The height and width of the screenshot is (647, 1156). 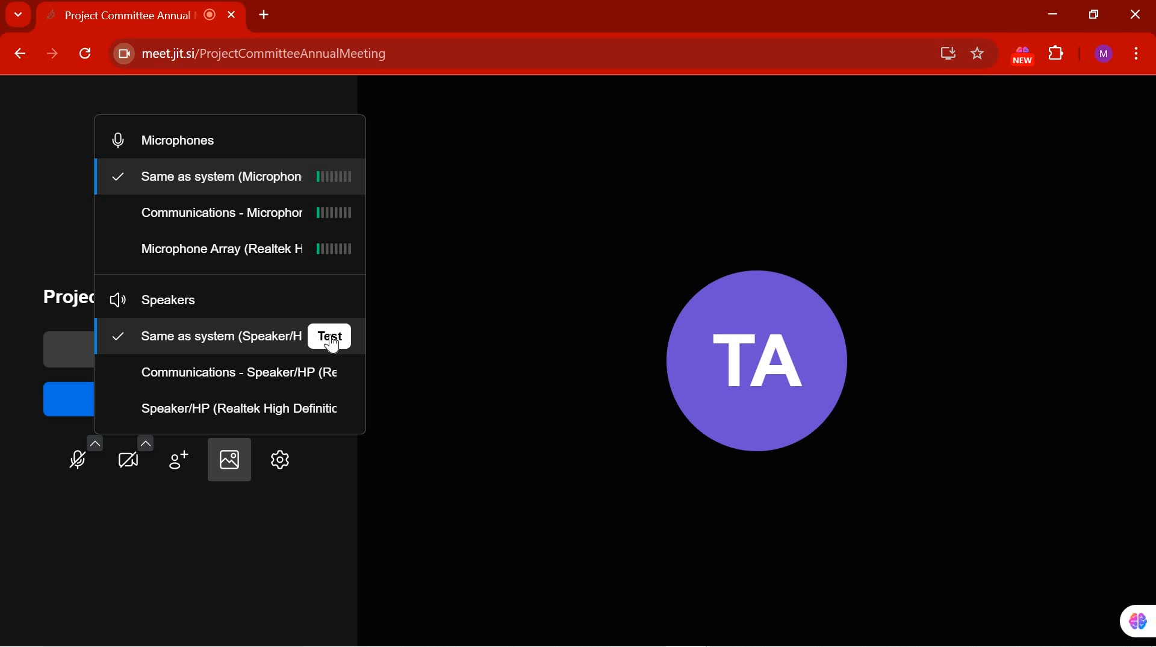 I want to click on RESTORE DOWN, so click(x=1095, y=15).